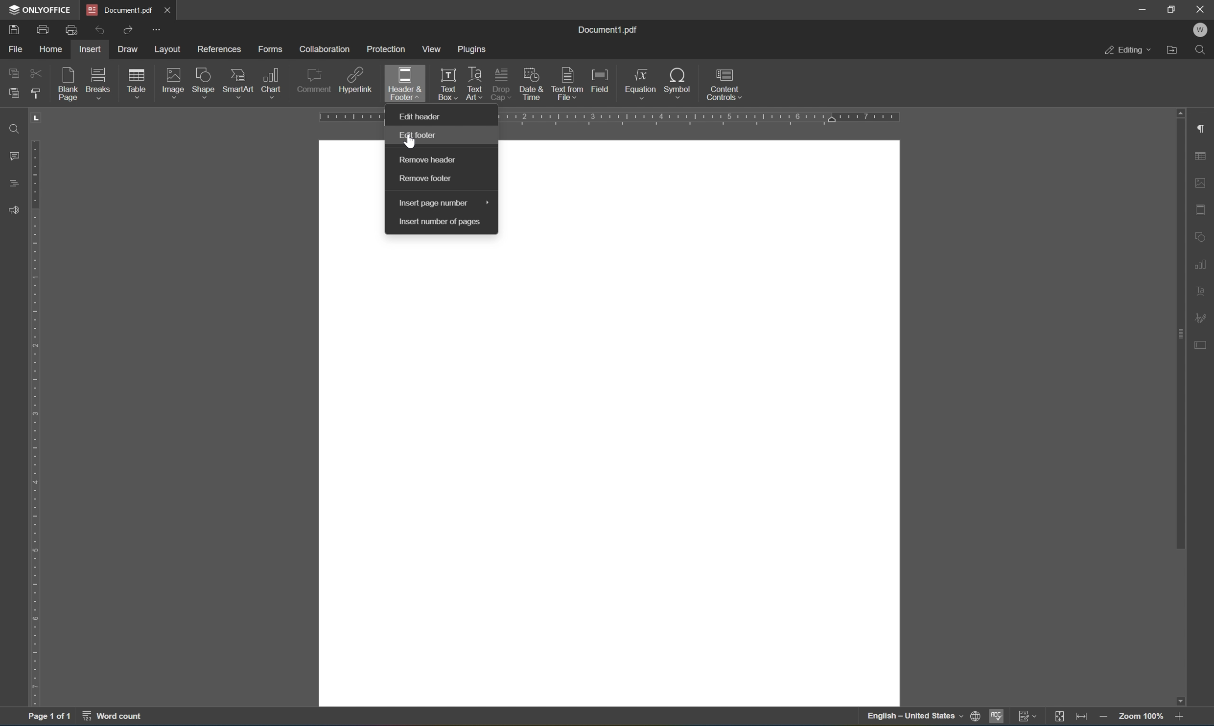  What do you see at coordinates (442, 204) in the screenshot?
I see `insert page number` at bounding box center [442, 204].